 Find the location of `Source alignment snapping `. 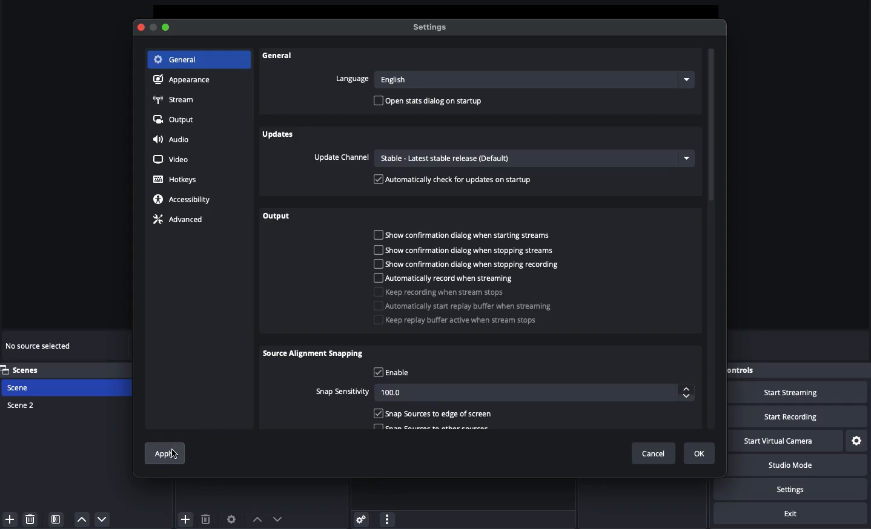

Source alignment snapping  is located at coordinates (314, 355).